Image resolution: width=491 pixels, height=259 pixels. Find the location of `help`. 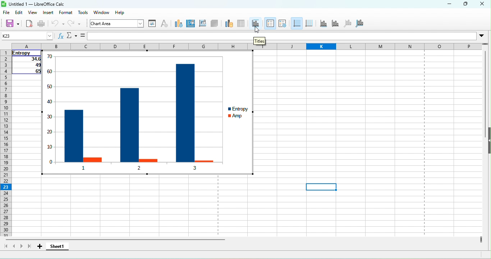

help is located at coordinates (120, 14).